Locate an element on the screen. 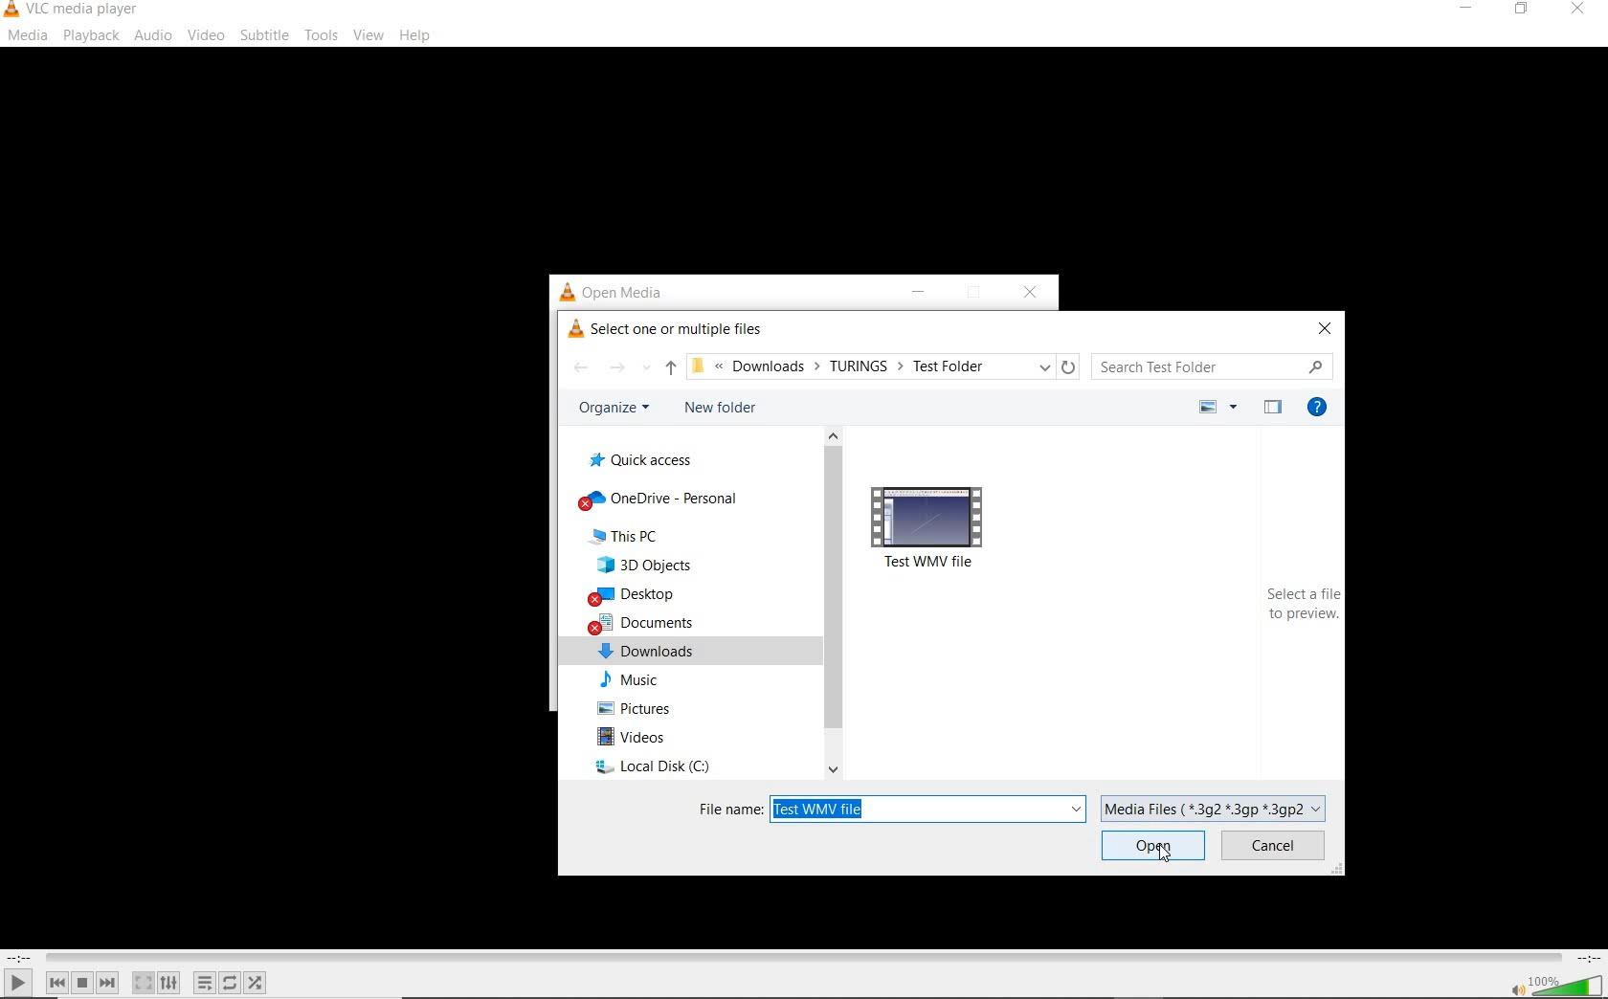 The width and height of the screenshot is (1608, 999). more options is located at coordinates (1217, 409).